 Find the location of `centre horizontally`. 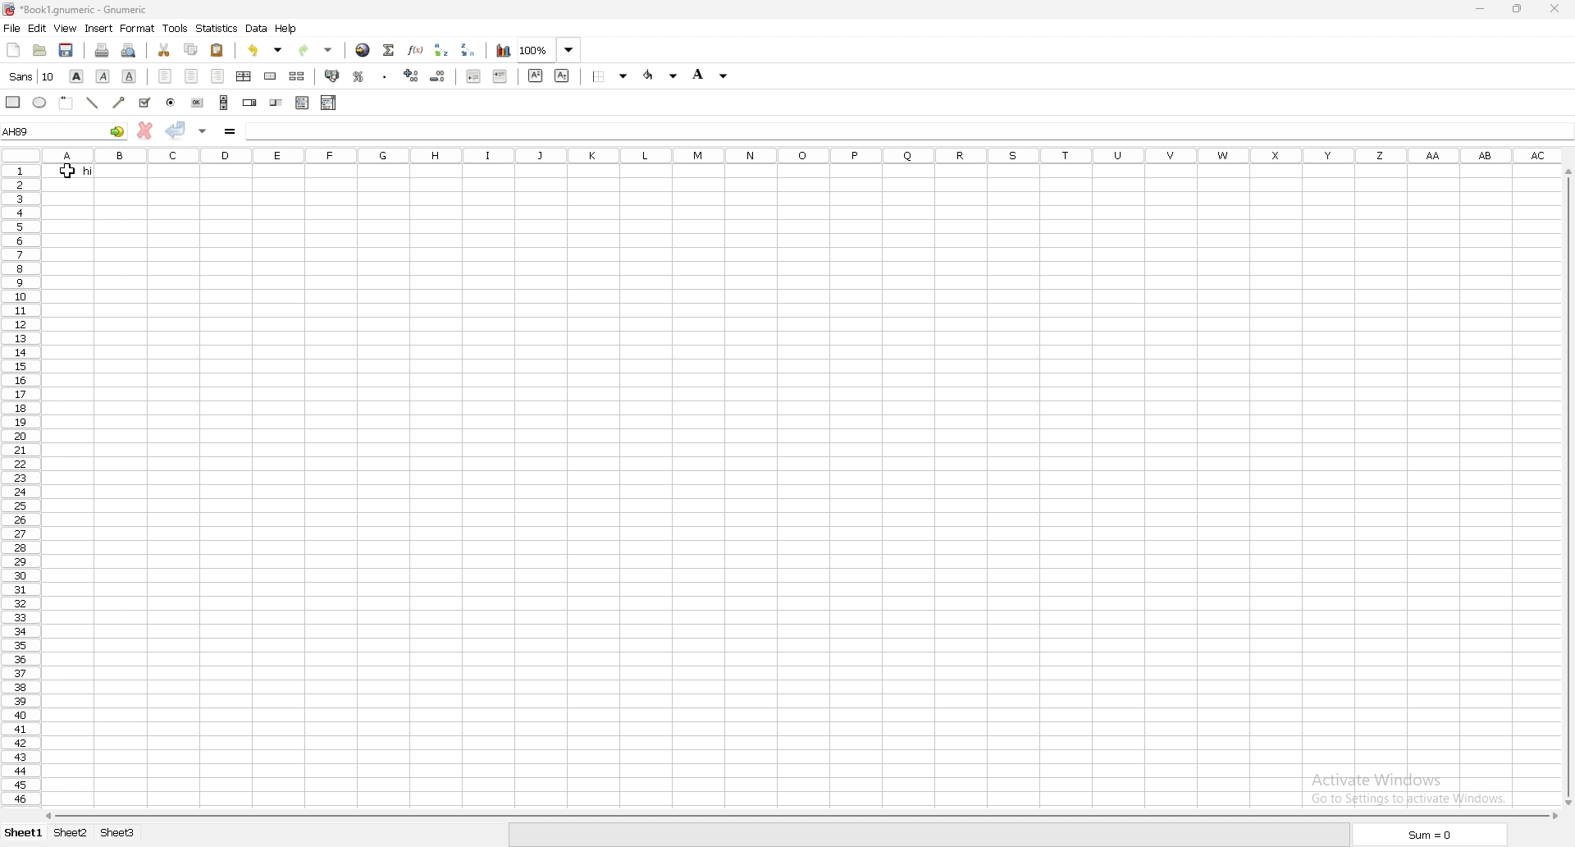

centre horizontally is located at coordinates (245, 77).